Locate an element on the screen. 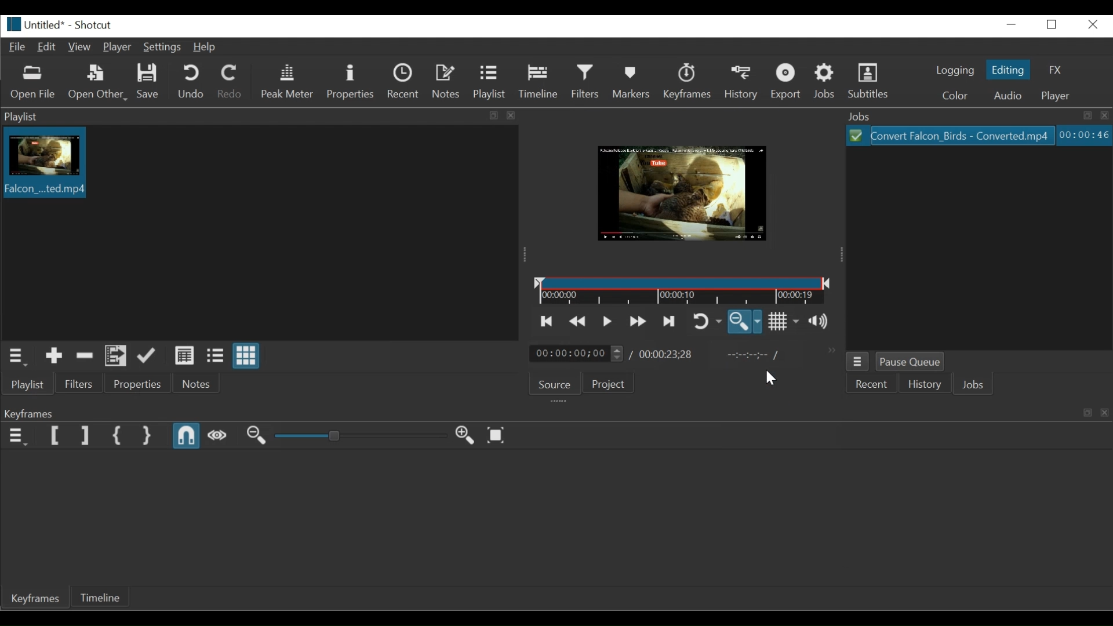 The height and width of the screenshot is (626, 1113). Remove cut is located at coordinates (85, 356).